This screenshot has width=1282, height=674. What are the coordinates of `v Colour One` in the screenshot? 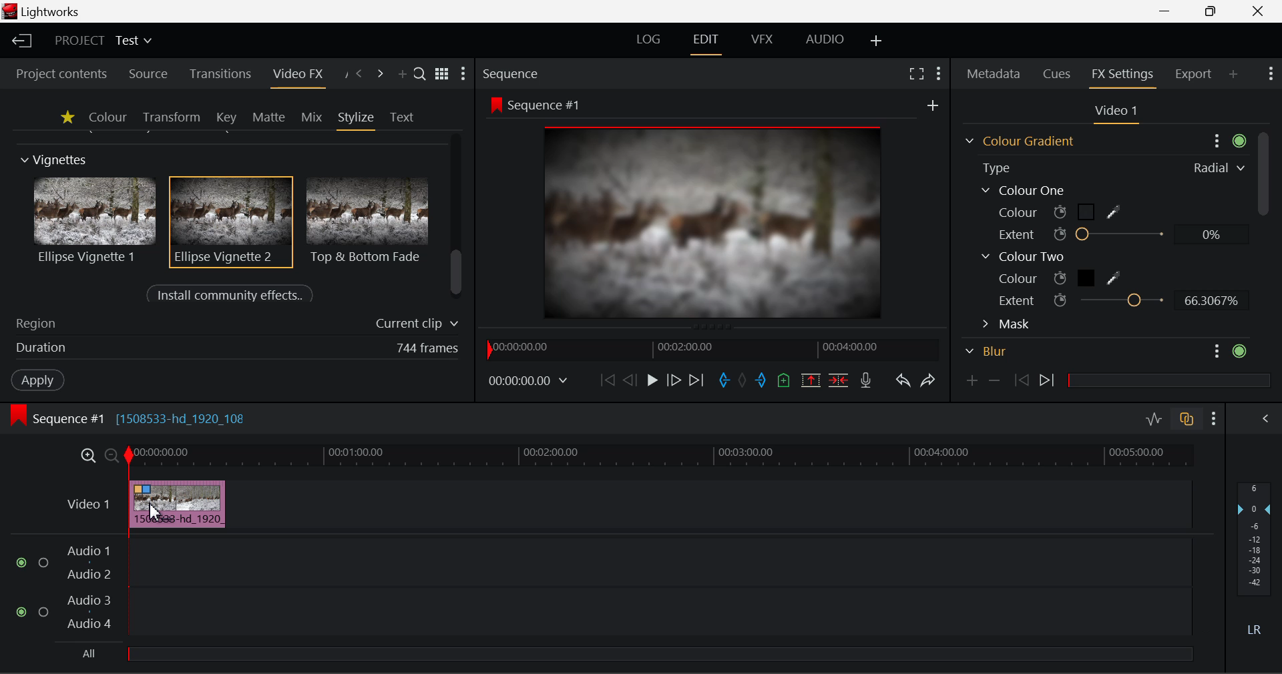 It's located at (1028, 190).